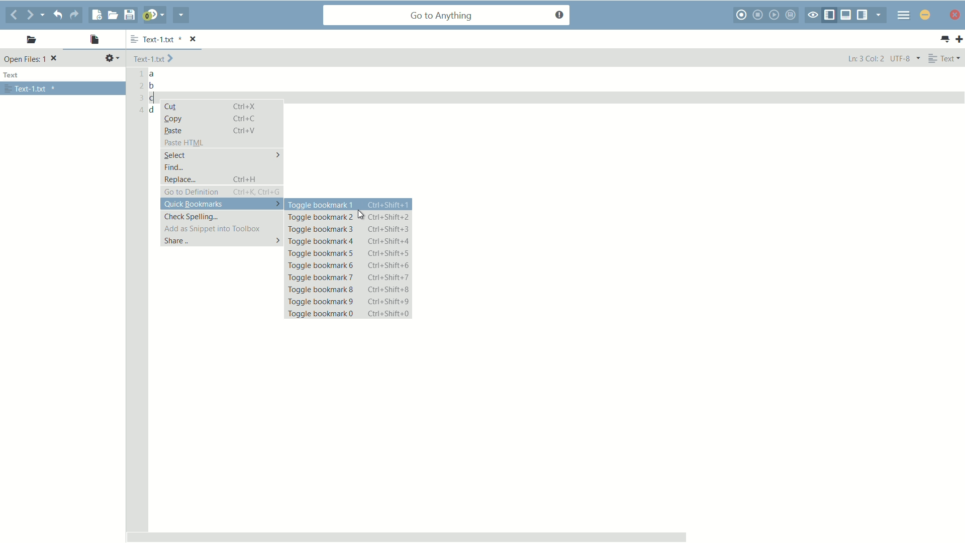 This screenshot has height=543, width=965. I want to click on more options, so click(132, 40).